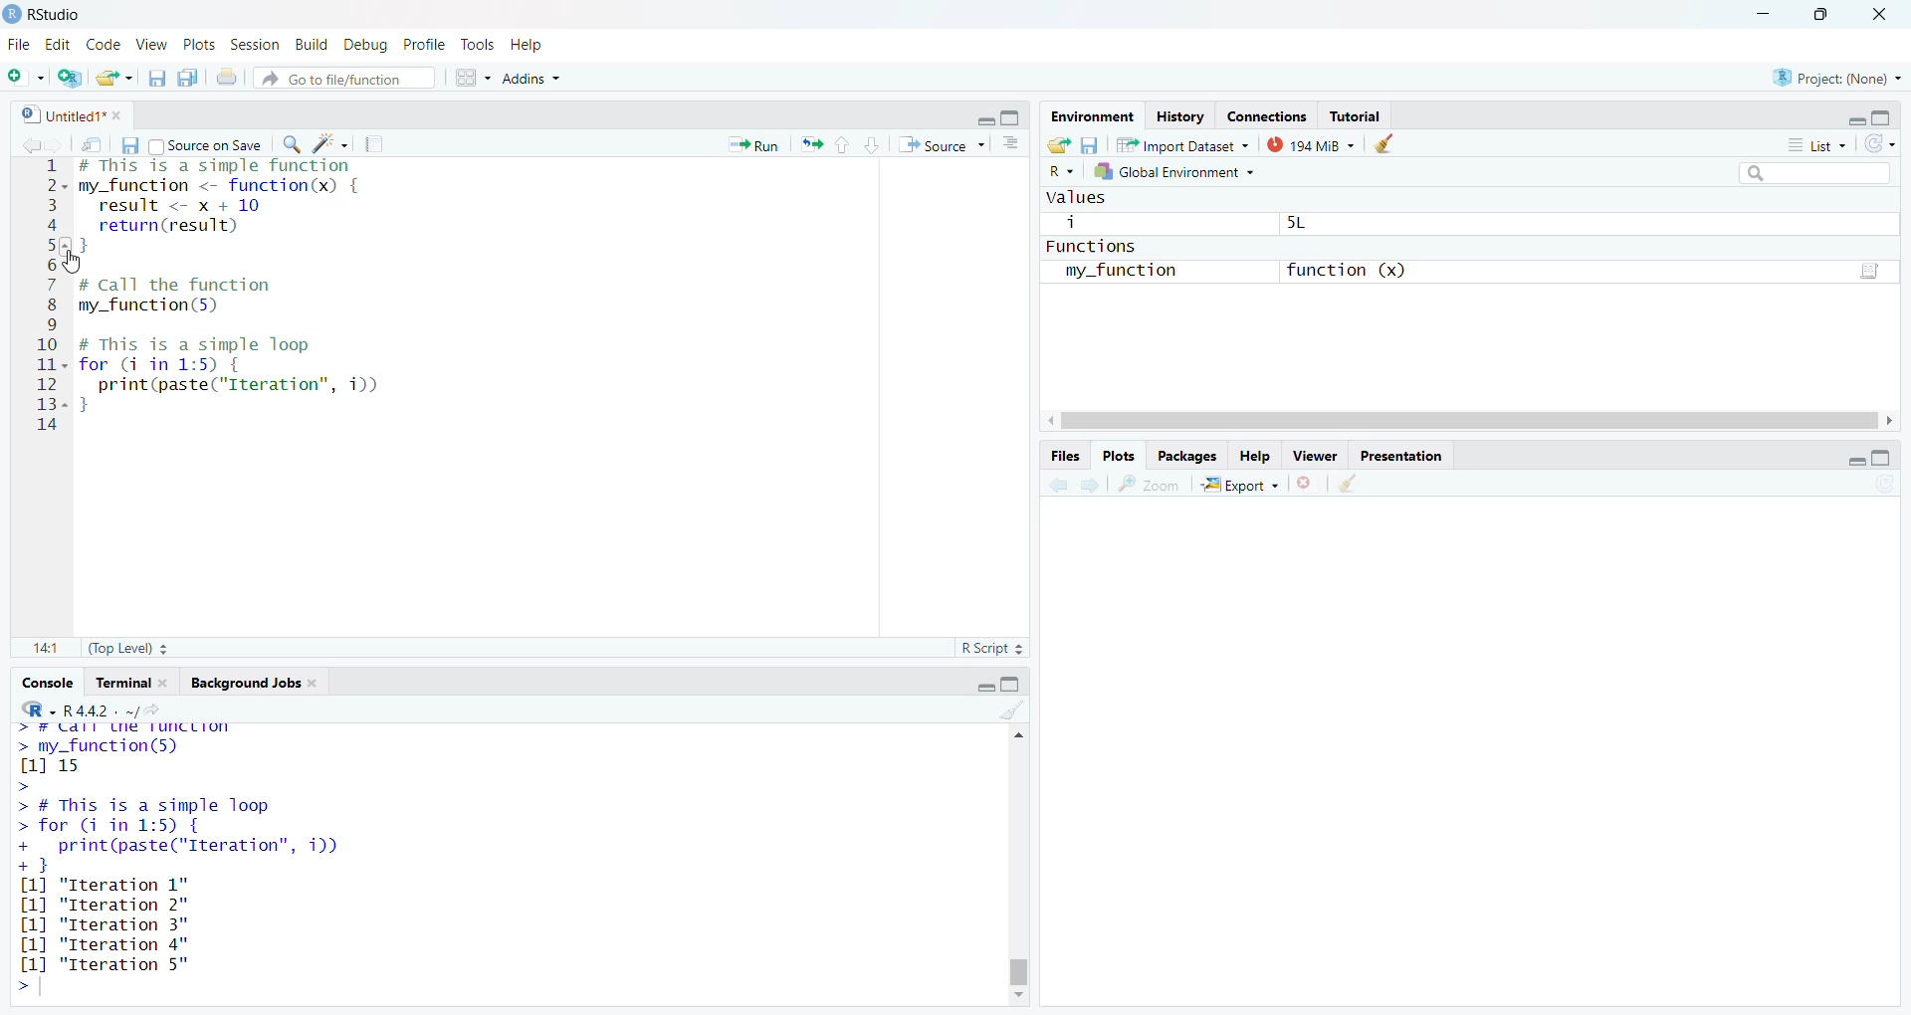  What do you see at coordinates (12, 14) in the screenshot?
I see `logo` at bounding box center [12, 14].